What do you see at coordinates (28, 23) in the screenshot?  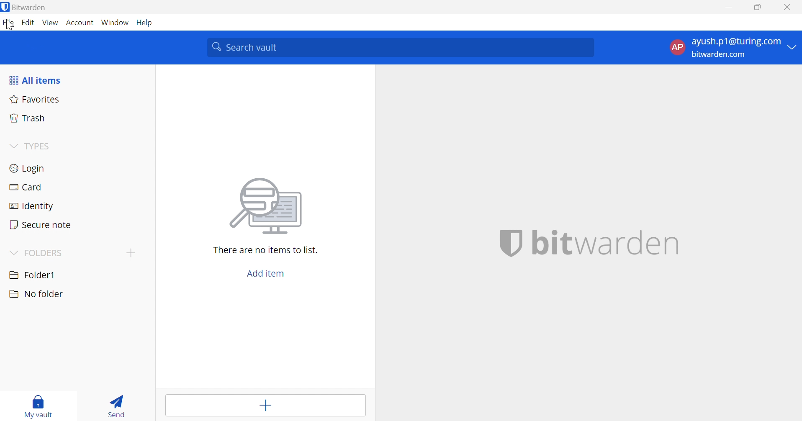 I see `Edit` at bounding box center [28, 23].